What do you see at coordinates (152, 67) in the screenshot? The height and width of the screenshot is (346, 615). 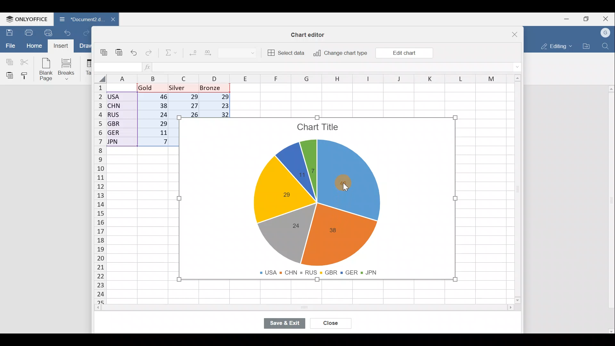 I see `Insert function` at bounding box center [152, 67].